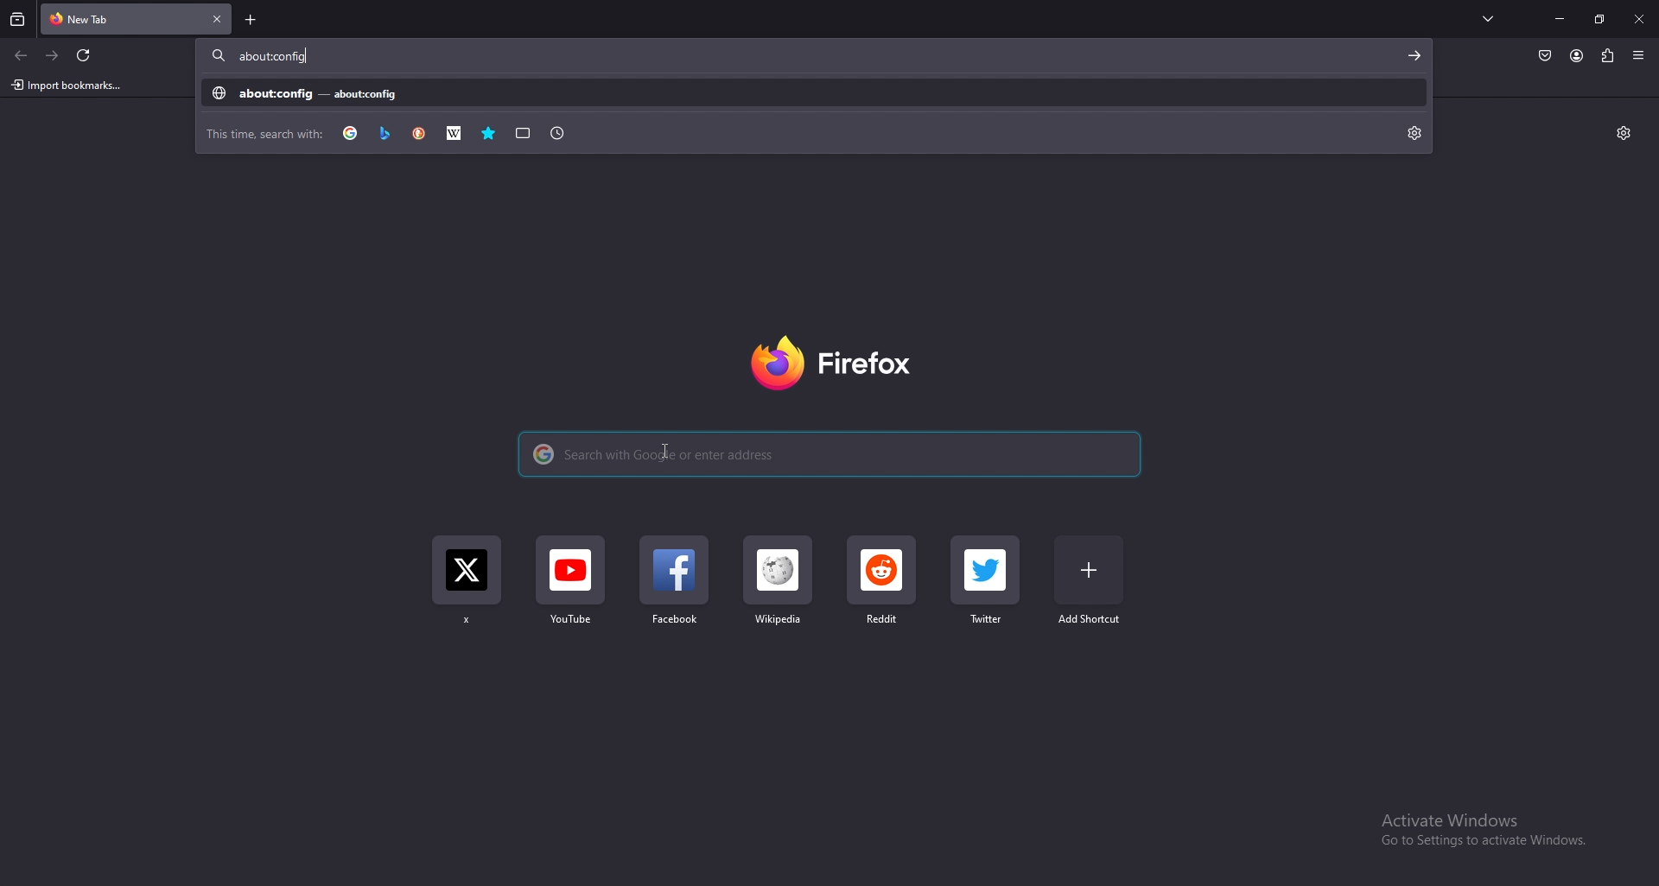 This screenshot has height=886, width=1659. Describe the element at coordinates (1624, 133) in the screenshot. I see `customize` at that location.